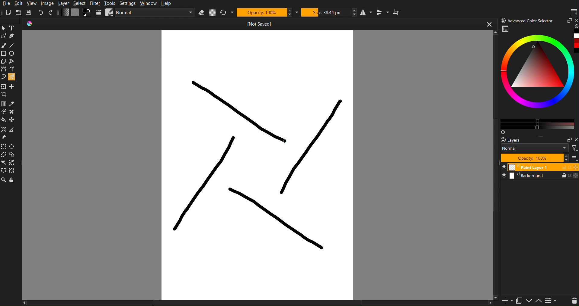 This screenshot has width=579, height=306. What do you see at coordinates (4, 180) in the screenshot?
I see `Zoom` at bounding box center [4, 180].